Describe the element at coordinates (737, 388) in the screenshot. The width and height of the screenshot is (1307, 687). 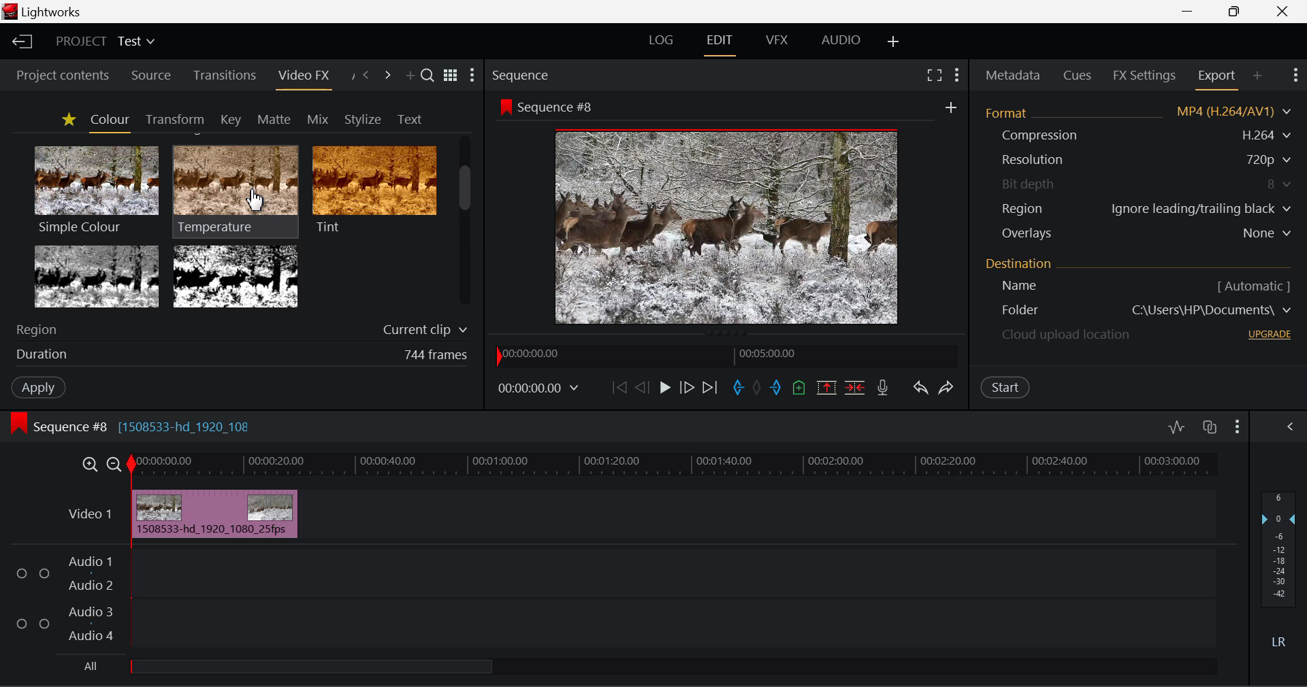
I see `Mark In` at that location.